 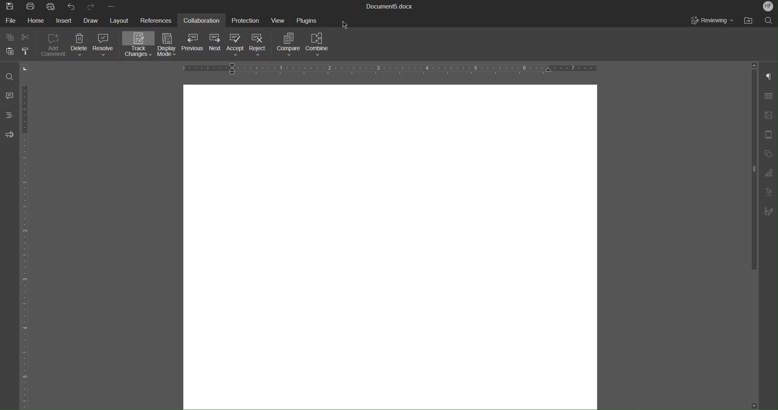 What do you see at coordinates (246, 21) in the screenshot?
I see `Protection` at bounding box center [246, 21].